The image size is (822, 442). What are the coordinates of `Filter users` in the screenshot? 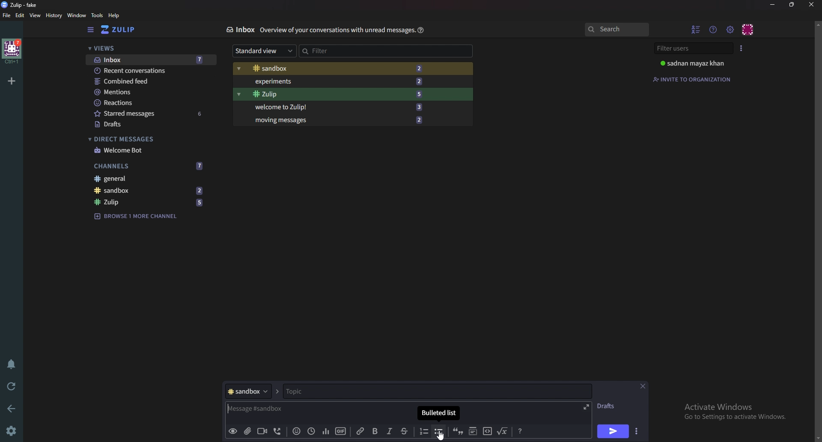 It's located at (695, 48).